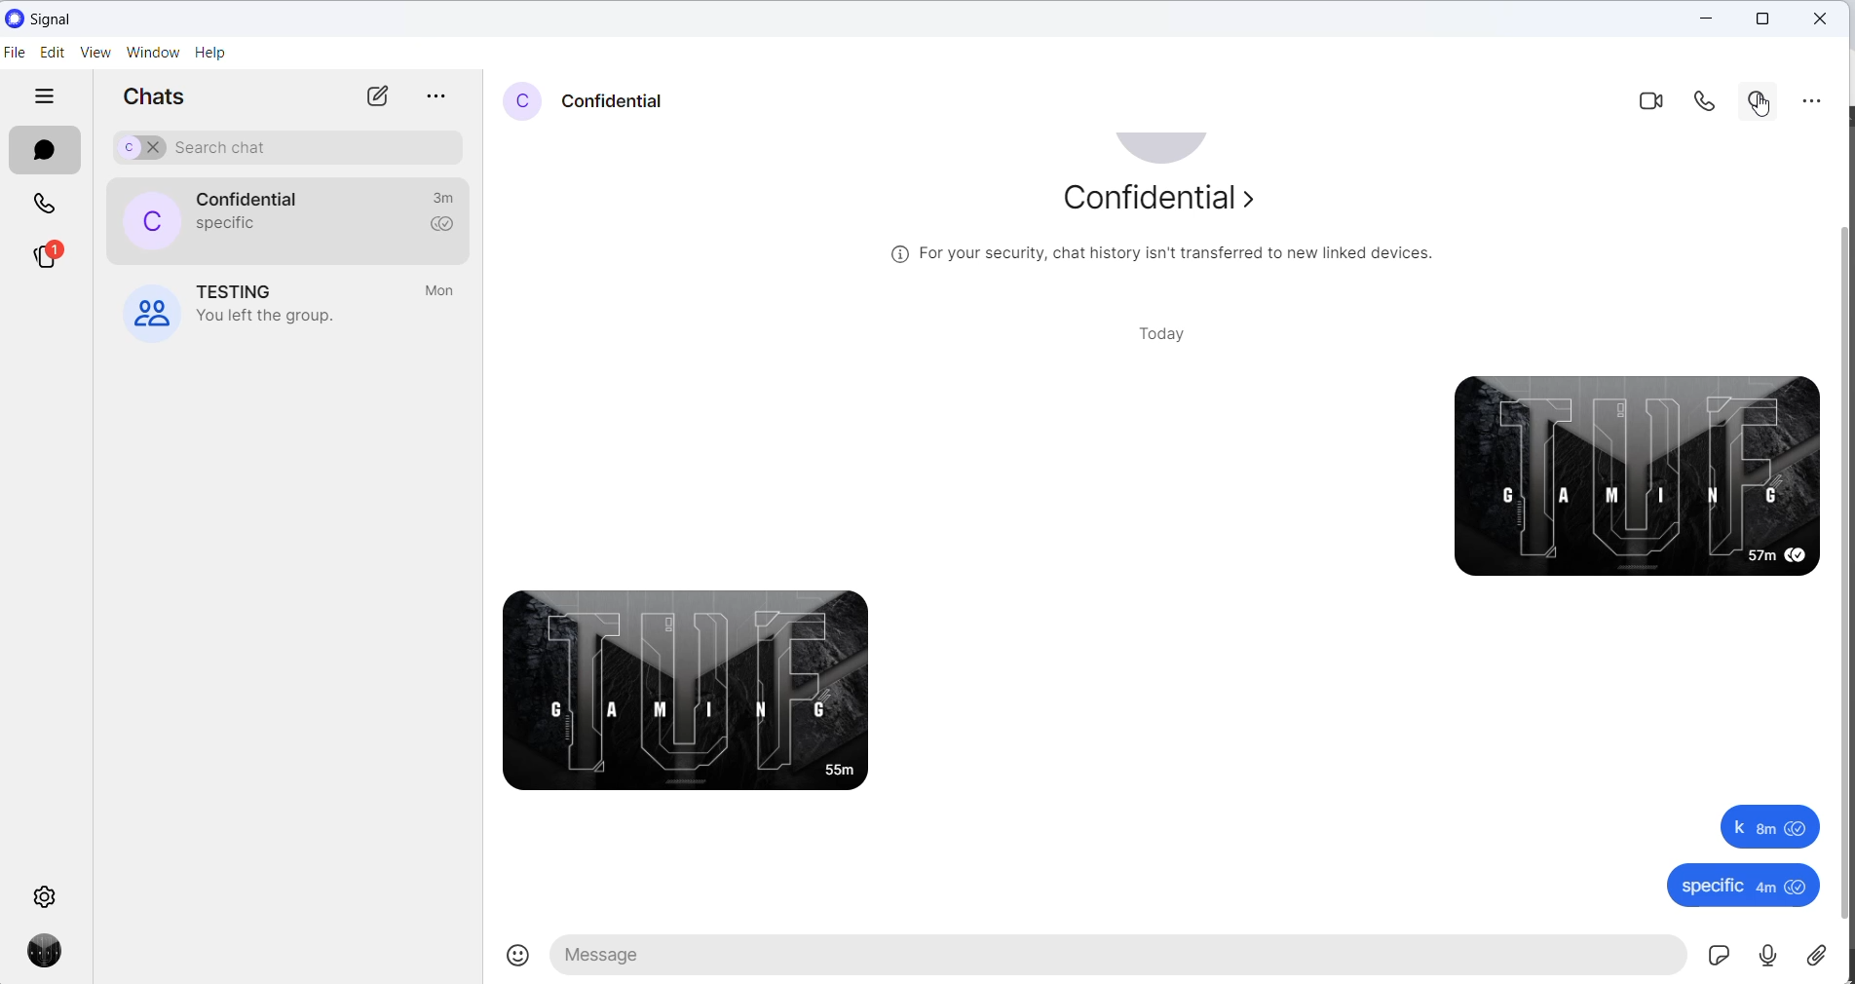 The image size is (1855, 984). What do you see at coordinates (1765, 112) in the screenshot?
I see `cursor` at bounding box center [1765, 112].